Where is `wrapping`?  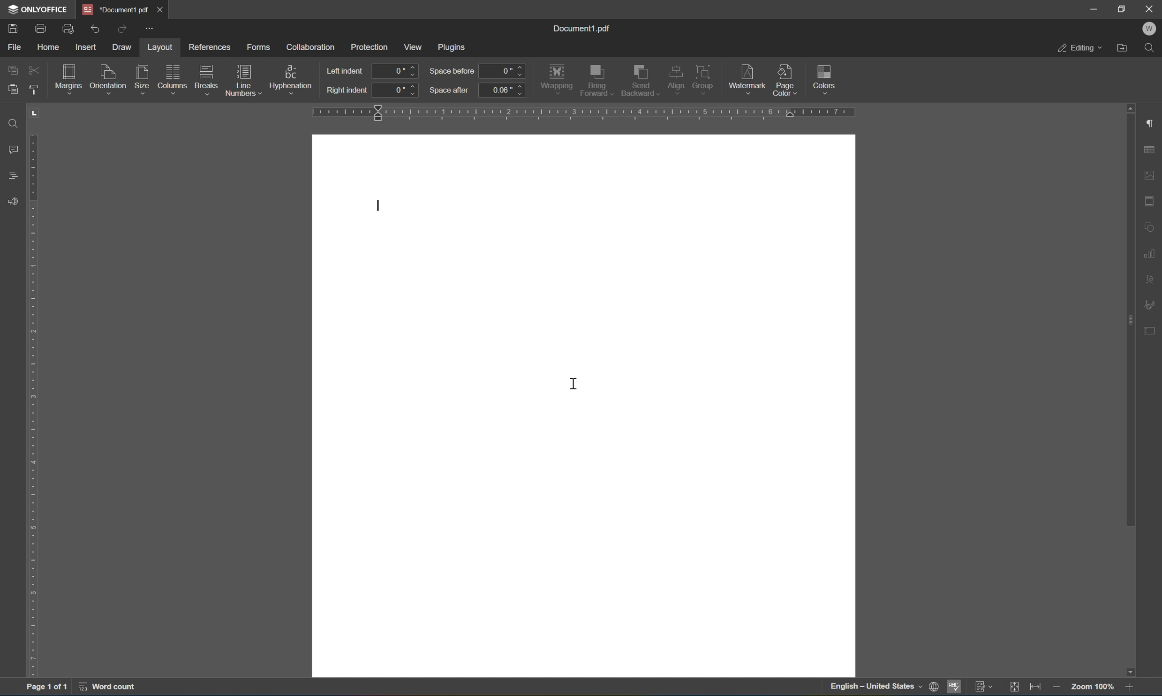 wrapping is located at coordinates (557, 78).